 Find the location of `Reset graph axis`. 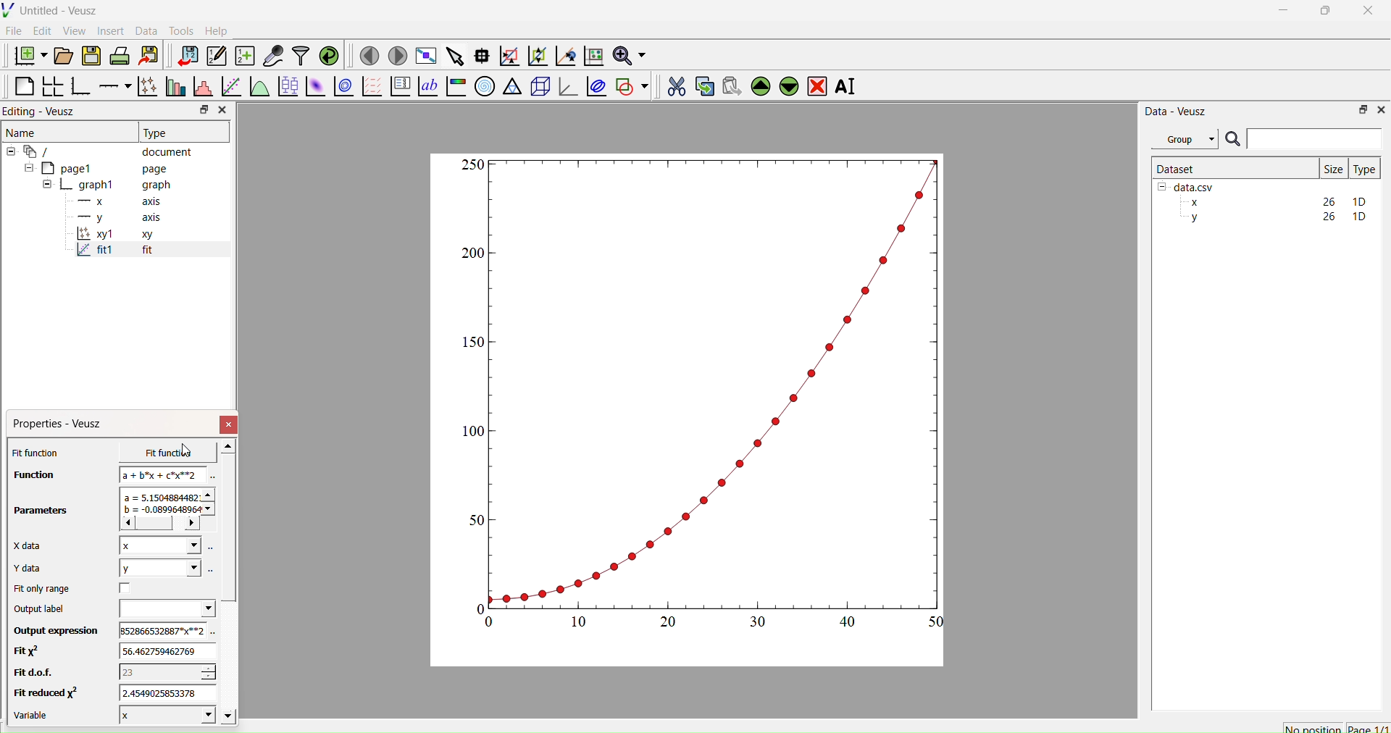

Reset graph axis is located at coordinates (592, 55).